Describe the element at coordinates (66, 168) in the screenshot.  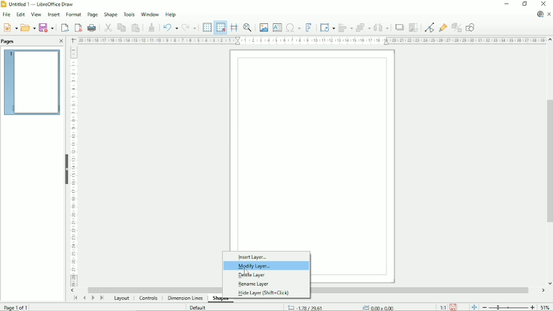
I see `Hide` at that location.